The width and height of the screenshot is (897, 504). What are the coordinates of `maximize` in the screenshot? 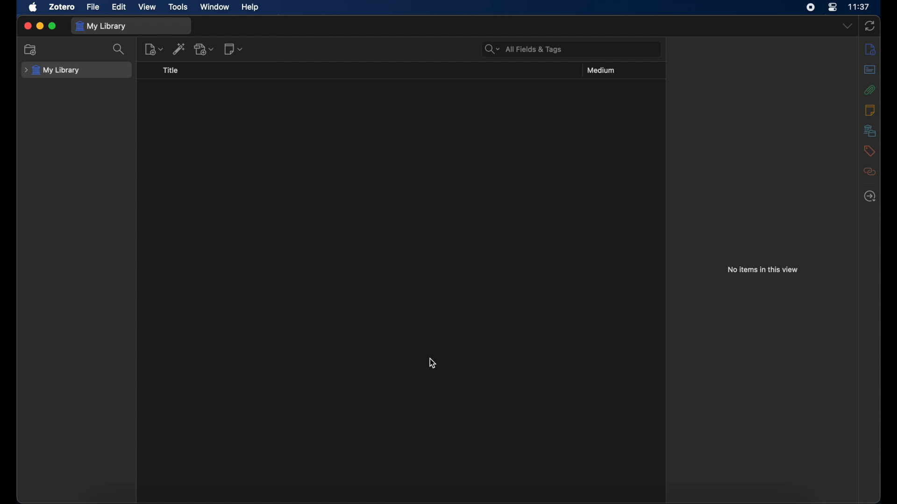 It's located at (53, 27).